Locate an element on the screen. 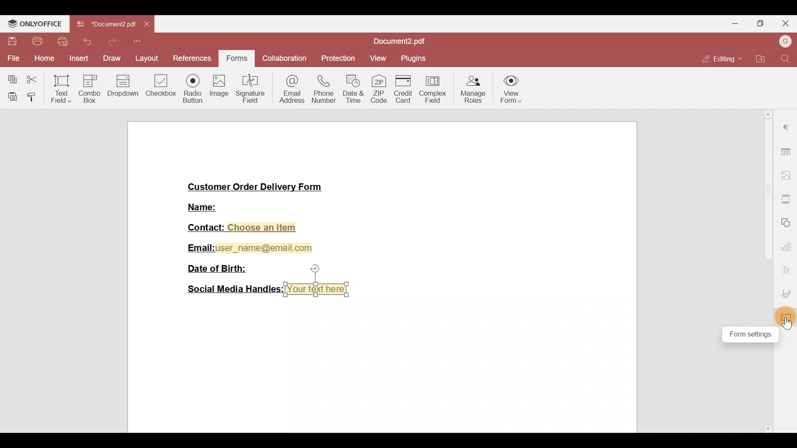 Image resolution: width=797 pixels, height=448 pixels. Dropdown is located at coordinates (124, 86).